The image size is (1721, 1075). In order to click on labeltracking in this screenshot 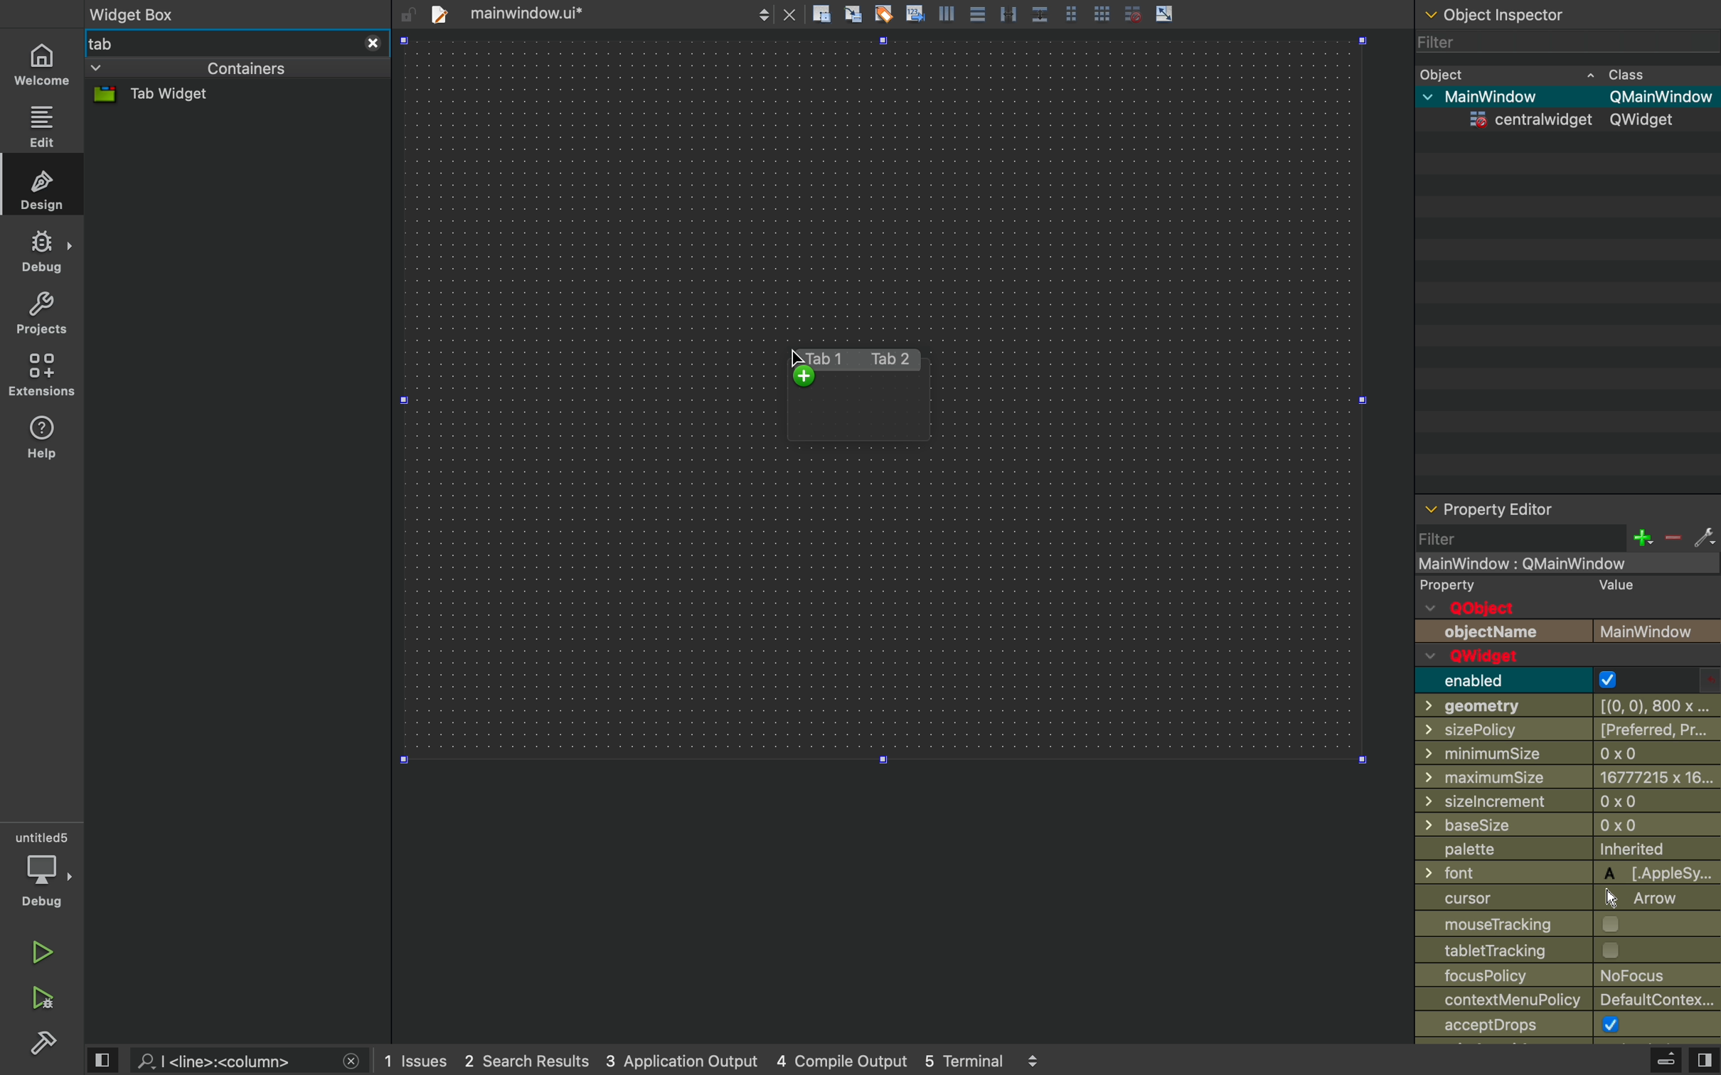, I will do `click(1570, 952)`.